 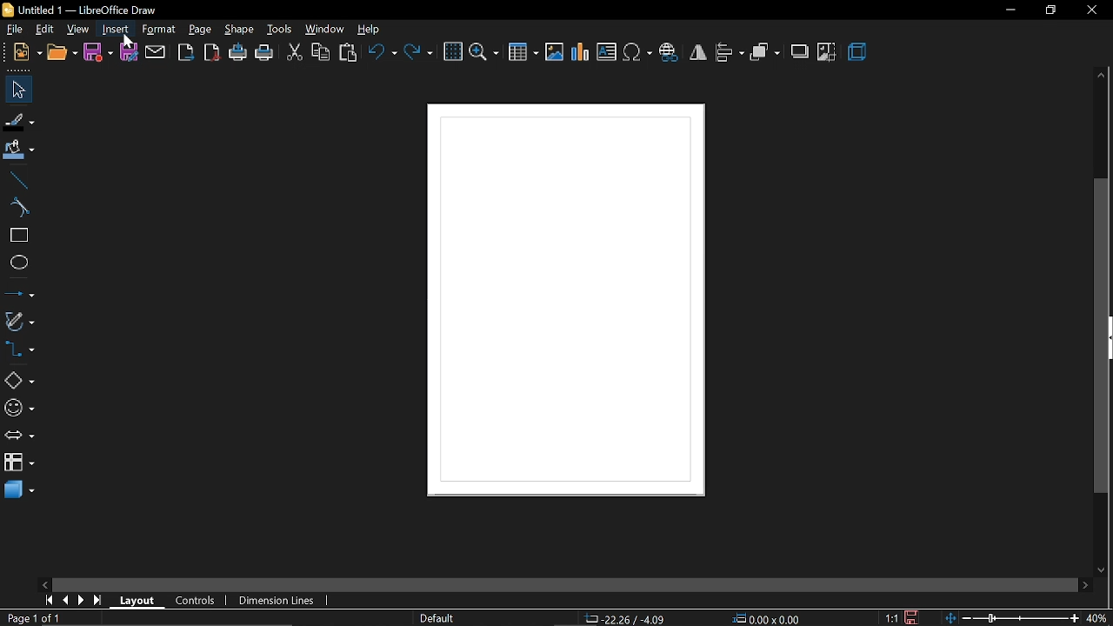 What do you see at coordinates (322, 52) in the screenshot?
I see `copy` at bounding box center [322, 52].